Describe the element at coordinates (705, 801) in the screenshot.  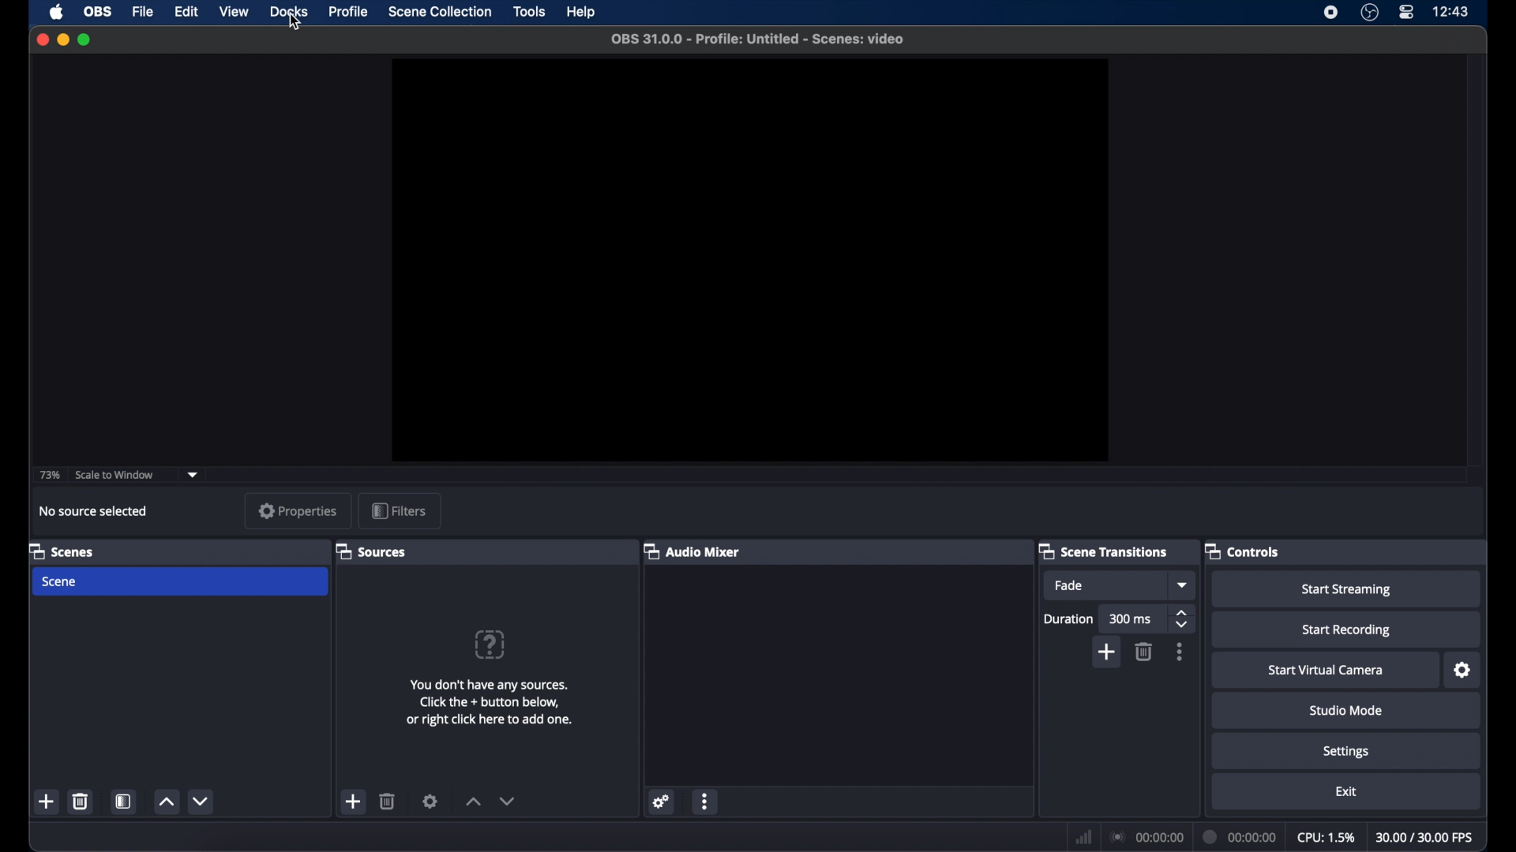
I see `more options` at that location.